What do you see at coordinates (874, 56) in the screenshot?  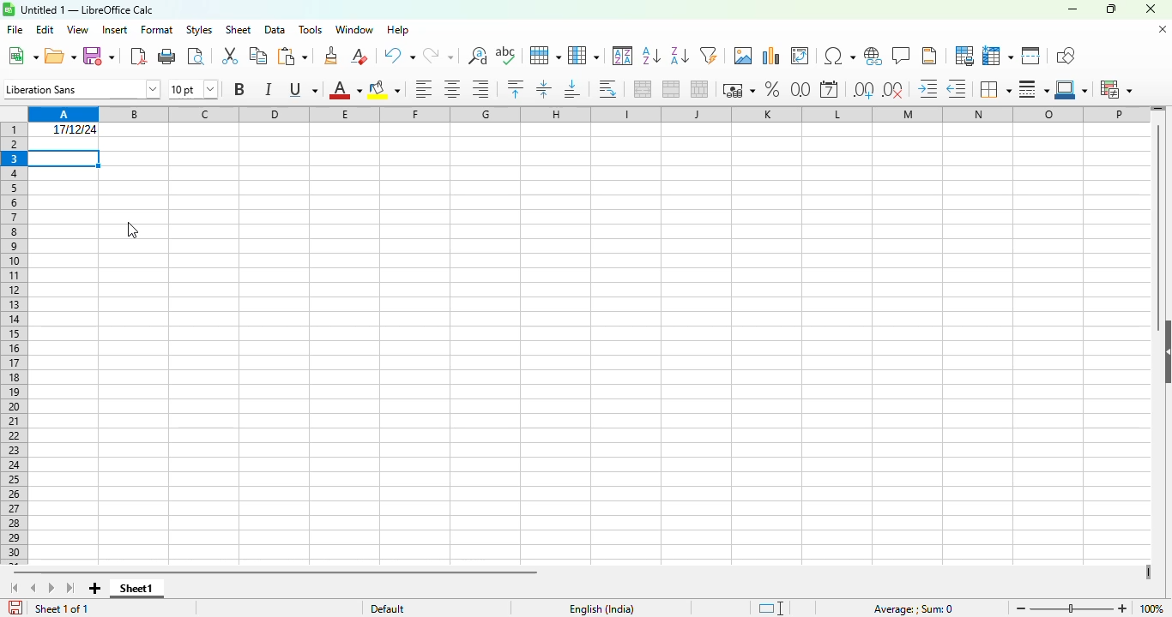 I see `insert hyperlink` at bounding box center [874, 56].